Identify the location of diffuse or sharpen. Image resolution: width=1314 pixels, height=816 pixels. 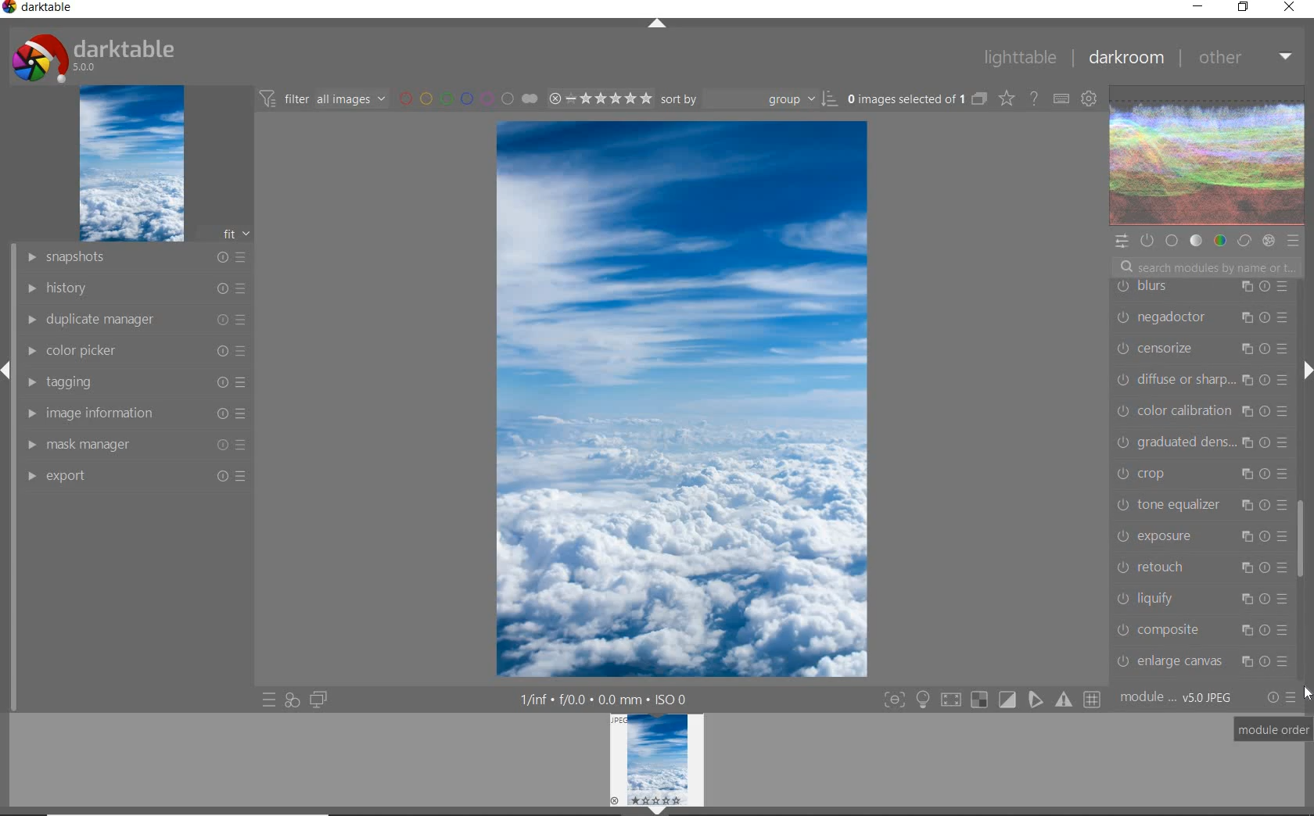
(1201, 380).